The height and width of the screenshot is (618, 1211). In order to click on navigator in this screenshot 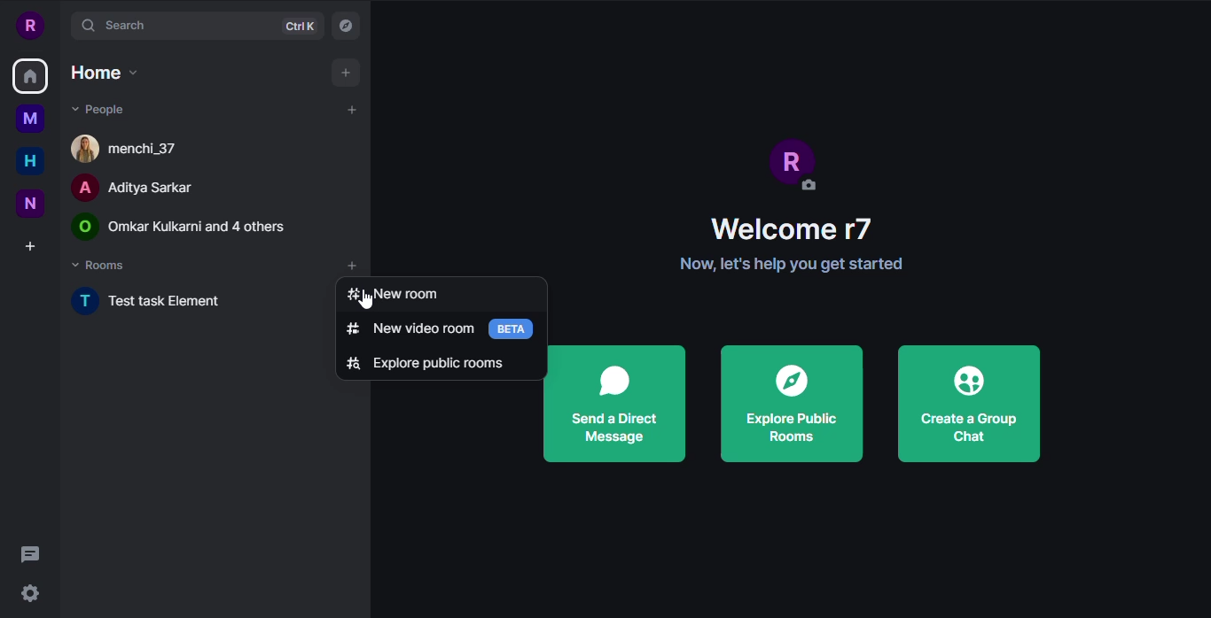, I will do `click(347, 27)`.